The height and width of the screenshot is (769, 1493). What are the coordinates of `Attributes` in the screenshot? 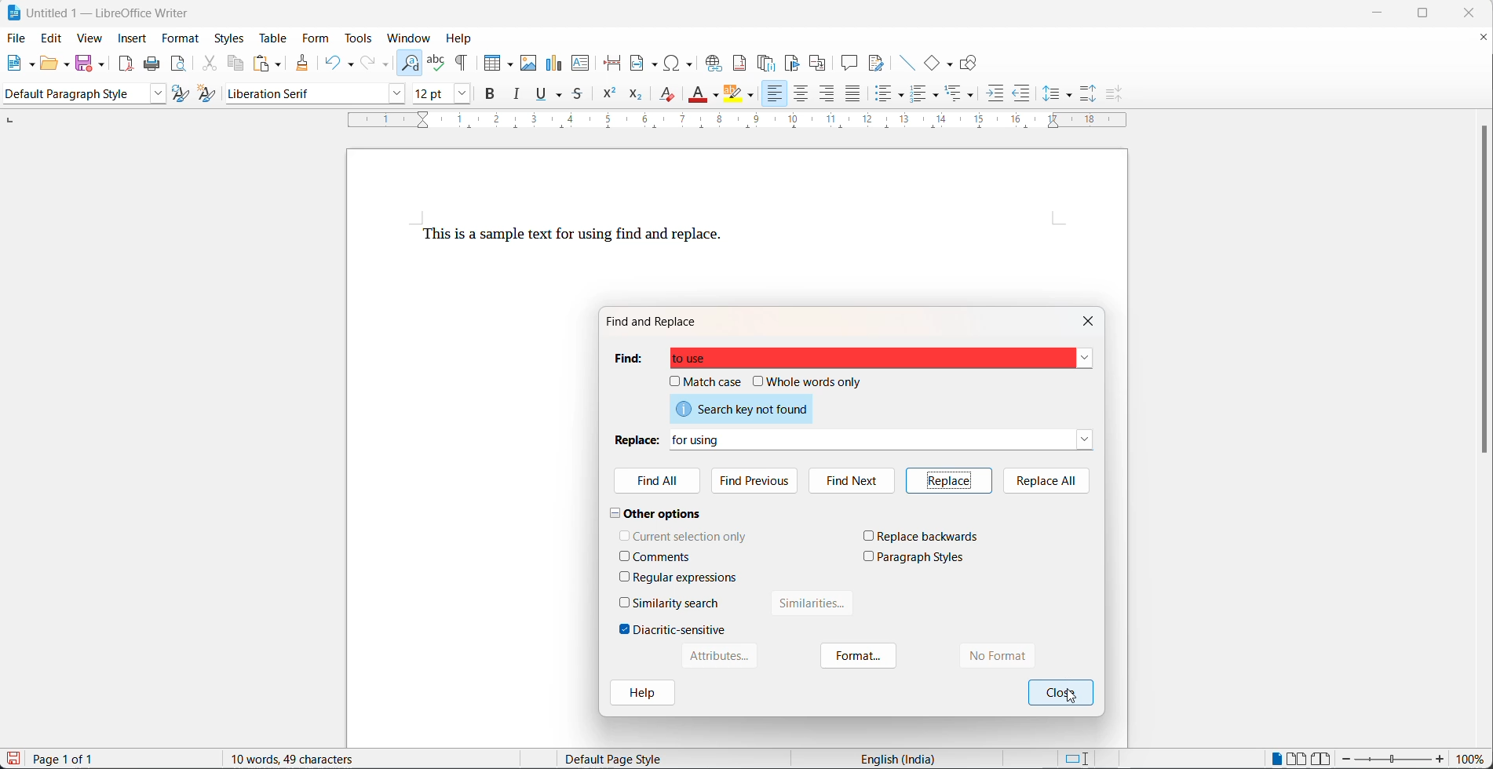 It's located at (717, 656).